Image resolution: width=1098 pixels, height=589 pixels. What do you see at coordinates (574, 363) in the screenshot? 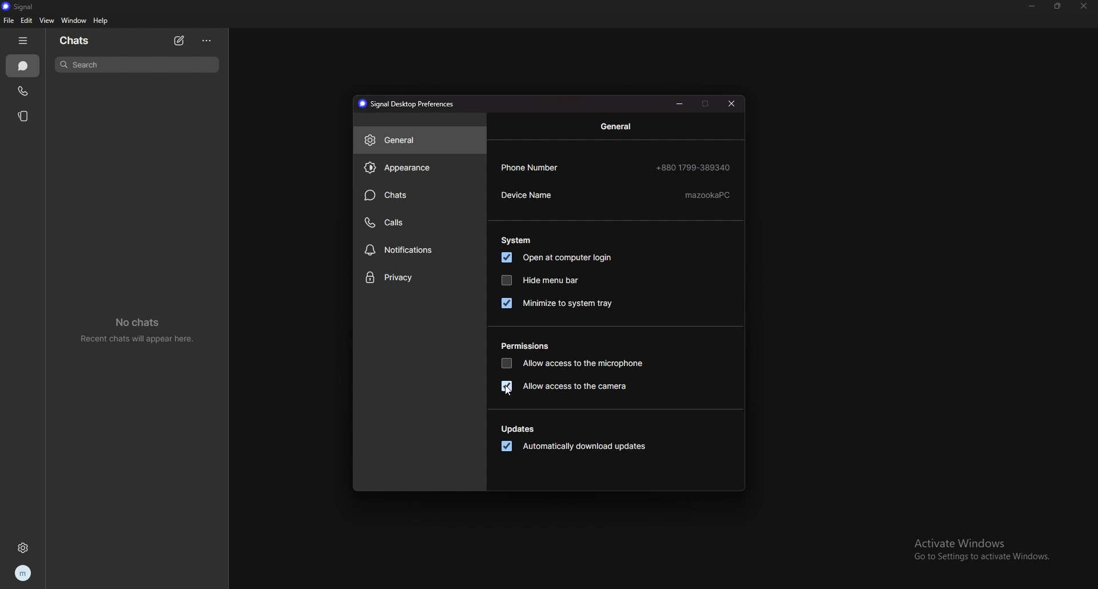
I see `allow acces to microphone` at bounding box center [574, 363].